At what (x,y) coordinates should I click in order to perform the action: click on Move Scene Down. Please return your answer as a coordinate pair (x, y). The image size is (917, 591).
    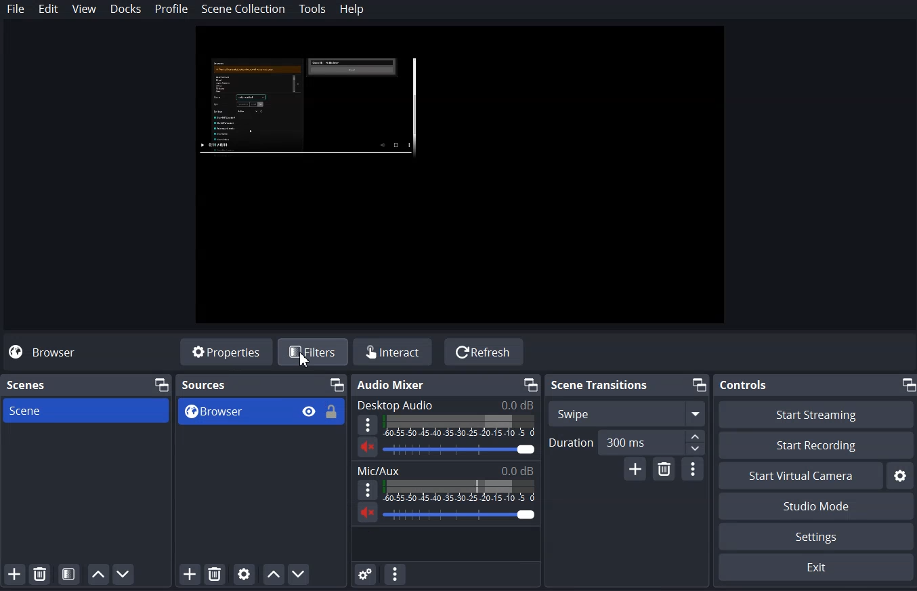
    Looking at the image, I should click on (123, 574).